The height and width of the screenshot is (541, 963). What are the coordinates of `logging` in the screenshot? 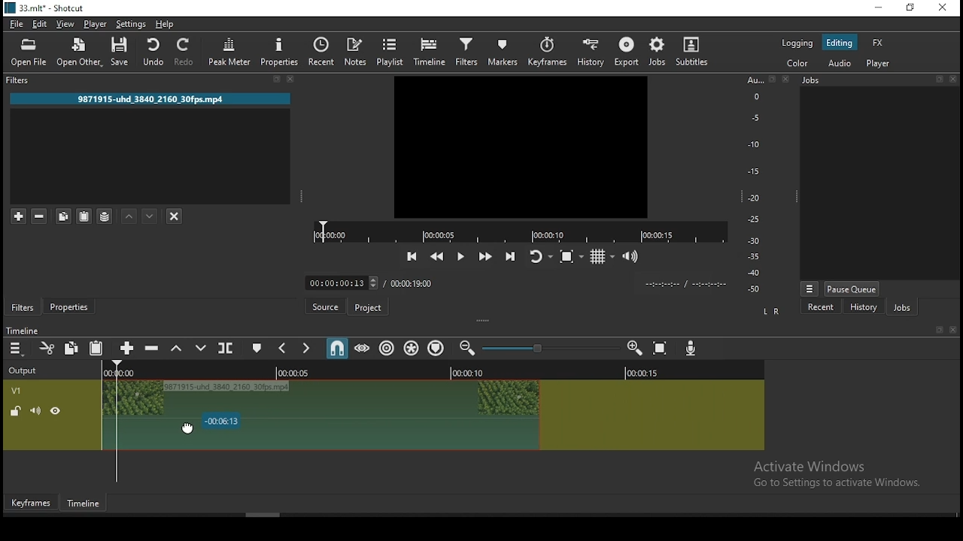 It's located at (799, 44).